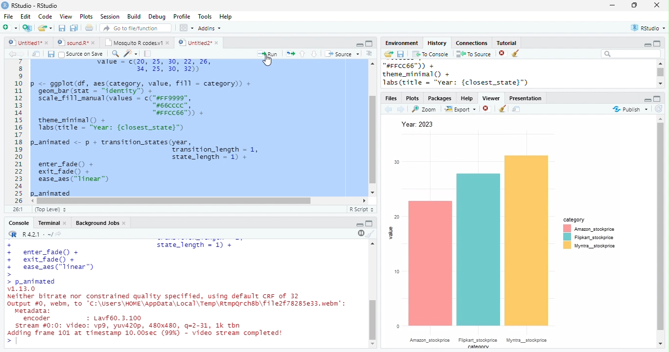  What do you see at coordinates (467, 98) in the screenshot?
I see `Help` at bounding box center [467, 98].